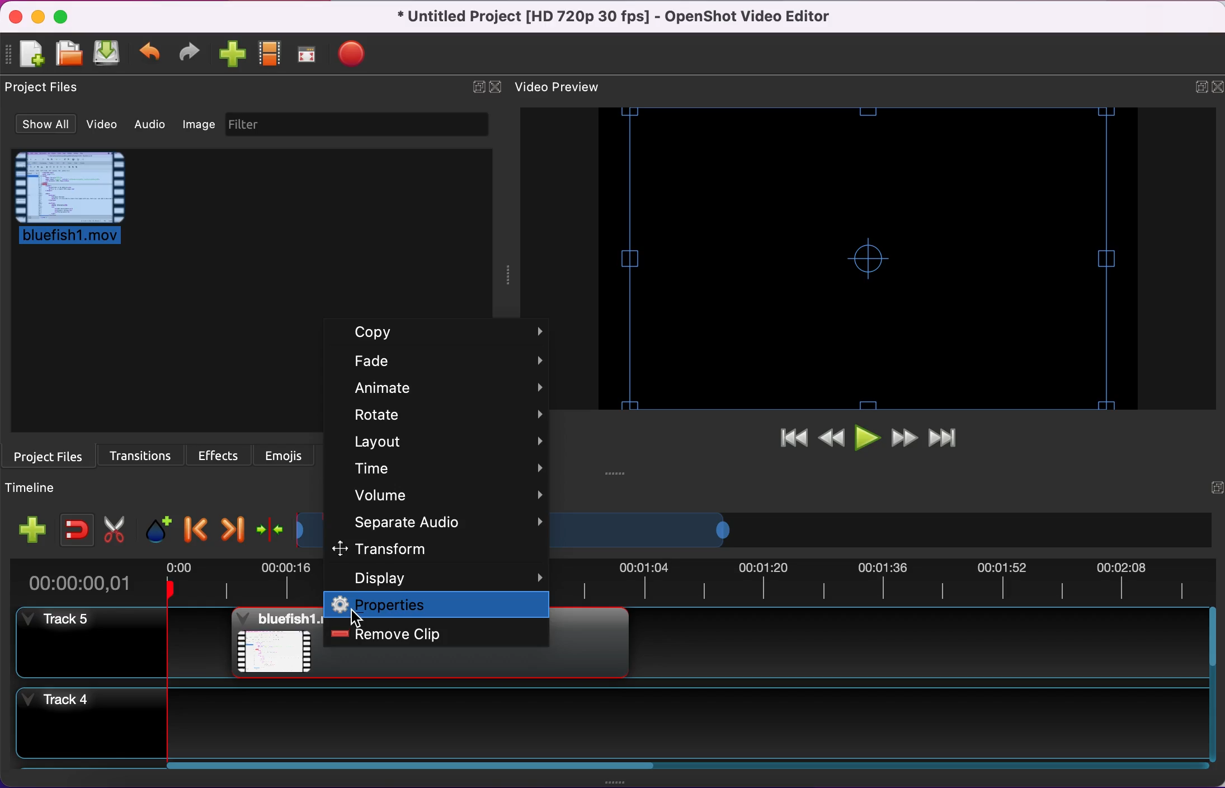 The width and height of the screenshot is (1225, 788). I want to click on redo, so click(189, 54).